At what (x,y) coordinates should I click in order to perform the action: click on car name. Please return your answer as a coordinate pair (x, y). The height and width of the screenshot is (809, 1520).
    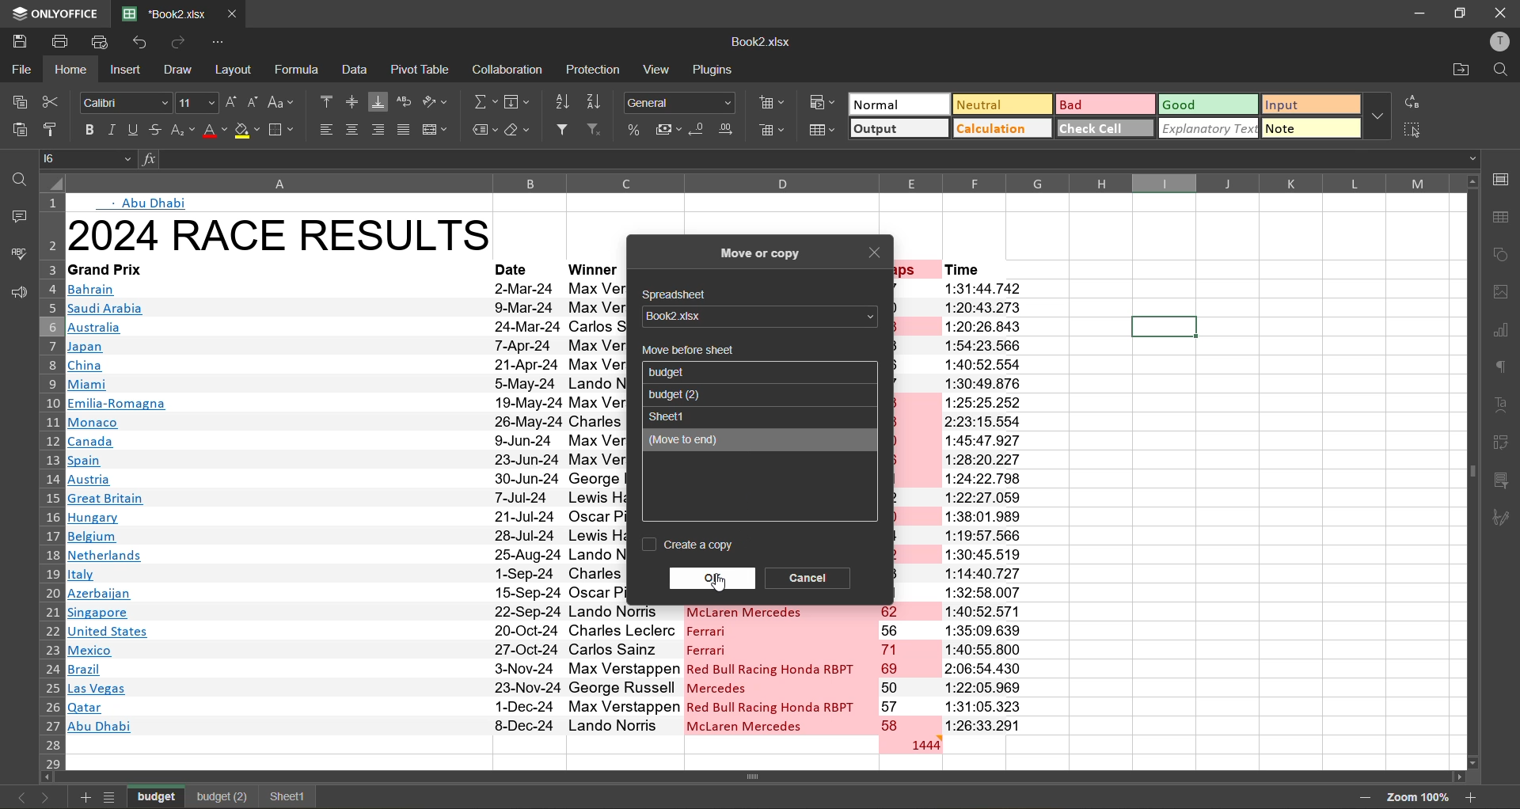
    Looking at the image, I should click on (779, 669).